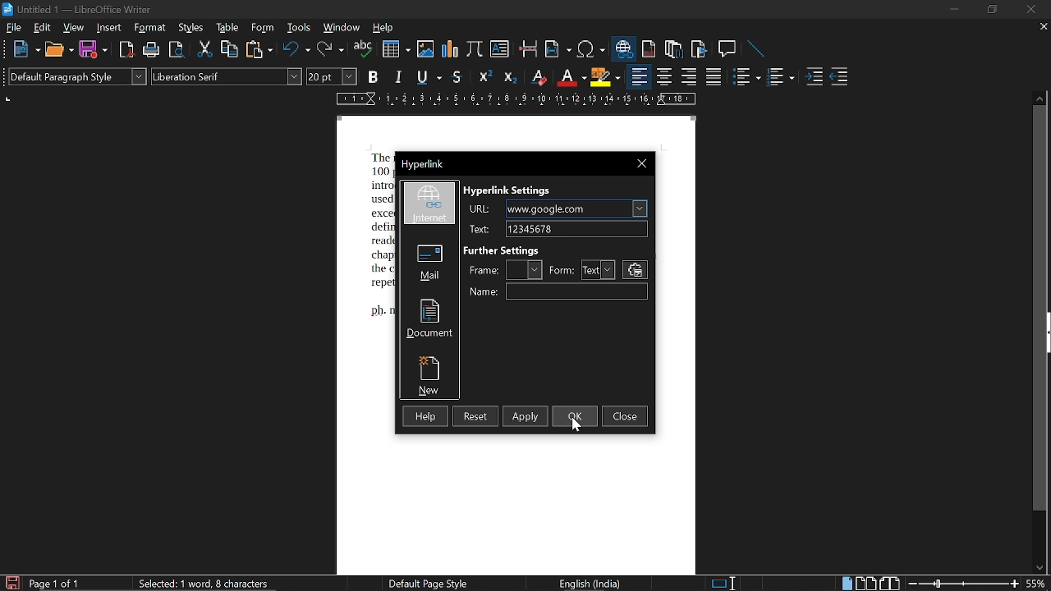 The width and height of the screenshot is (1051, 591). I want to click on insert, so click(107, 28).